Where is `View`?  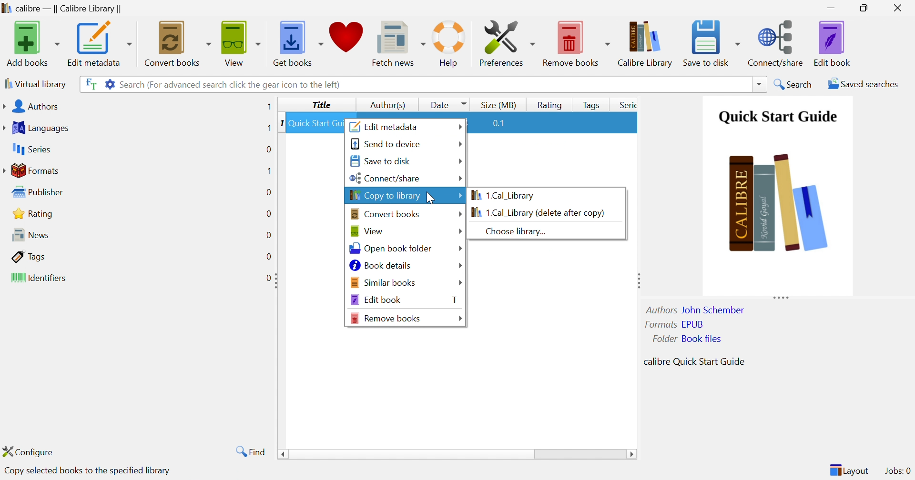 View is located at coordinates (242, 42).